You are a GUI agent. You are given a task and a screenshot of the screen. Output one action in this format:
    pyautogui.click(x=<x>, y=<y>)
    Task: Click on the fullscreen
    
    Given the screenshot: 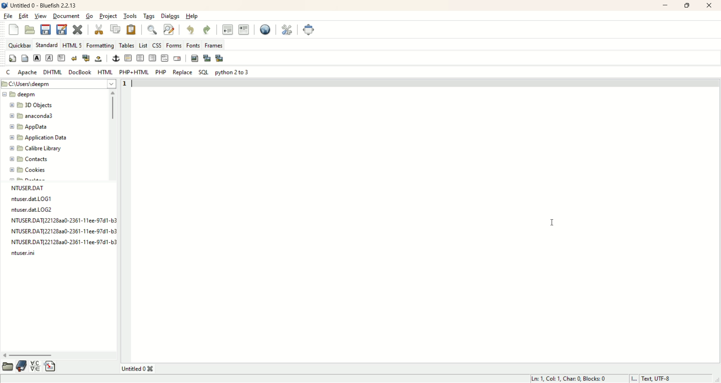 What is the action you would take?
    pyautogui.click(x=307, y=30)
    